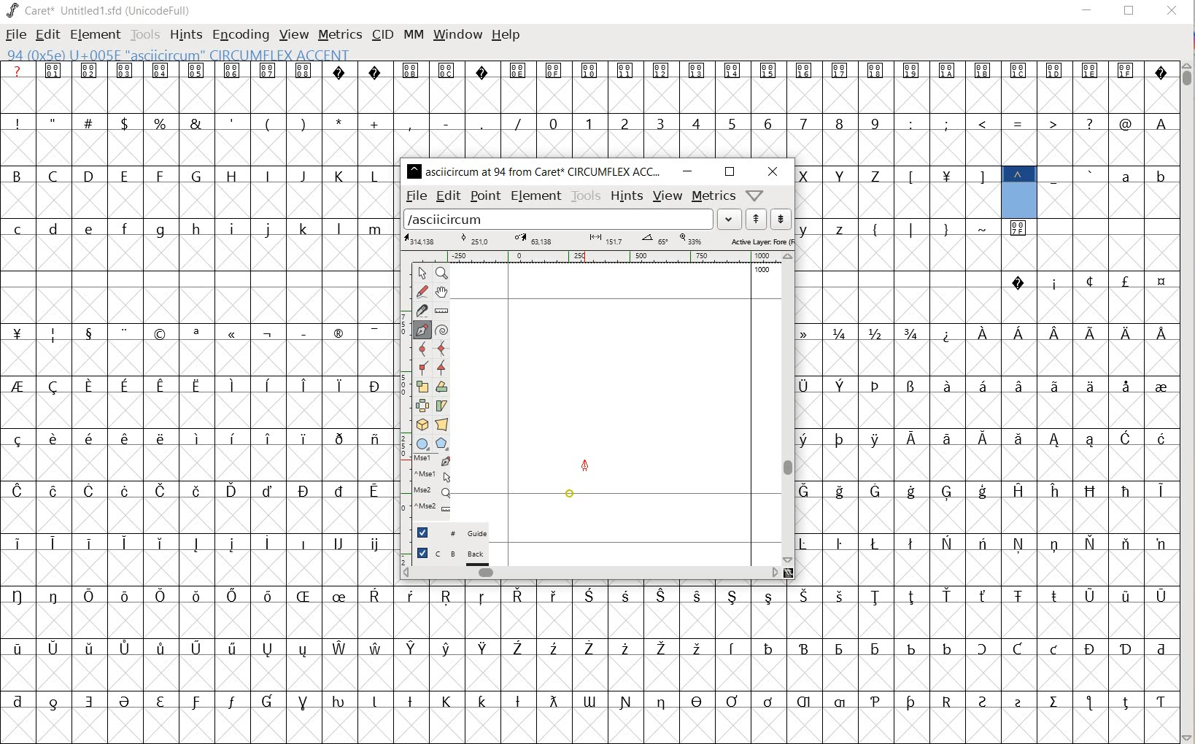 Image resolution: width=1195 pixels, height=744 pixels. Describe the element at coordinates (93, 34) in the screenshot. I see `ELEMENT` at that location.